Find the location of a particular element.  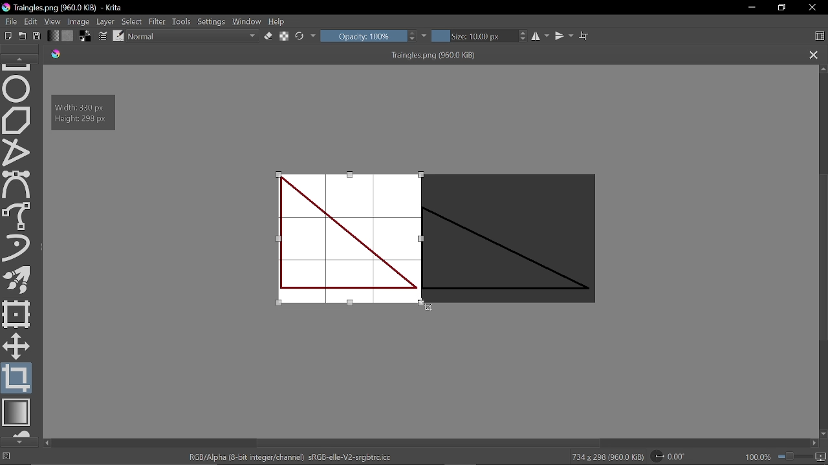

Freehand select tool is located at coordinates (18, 215).